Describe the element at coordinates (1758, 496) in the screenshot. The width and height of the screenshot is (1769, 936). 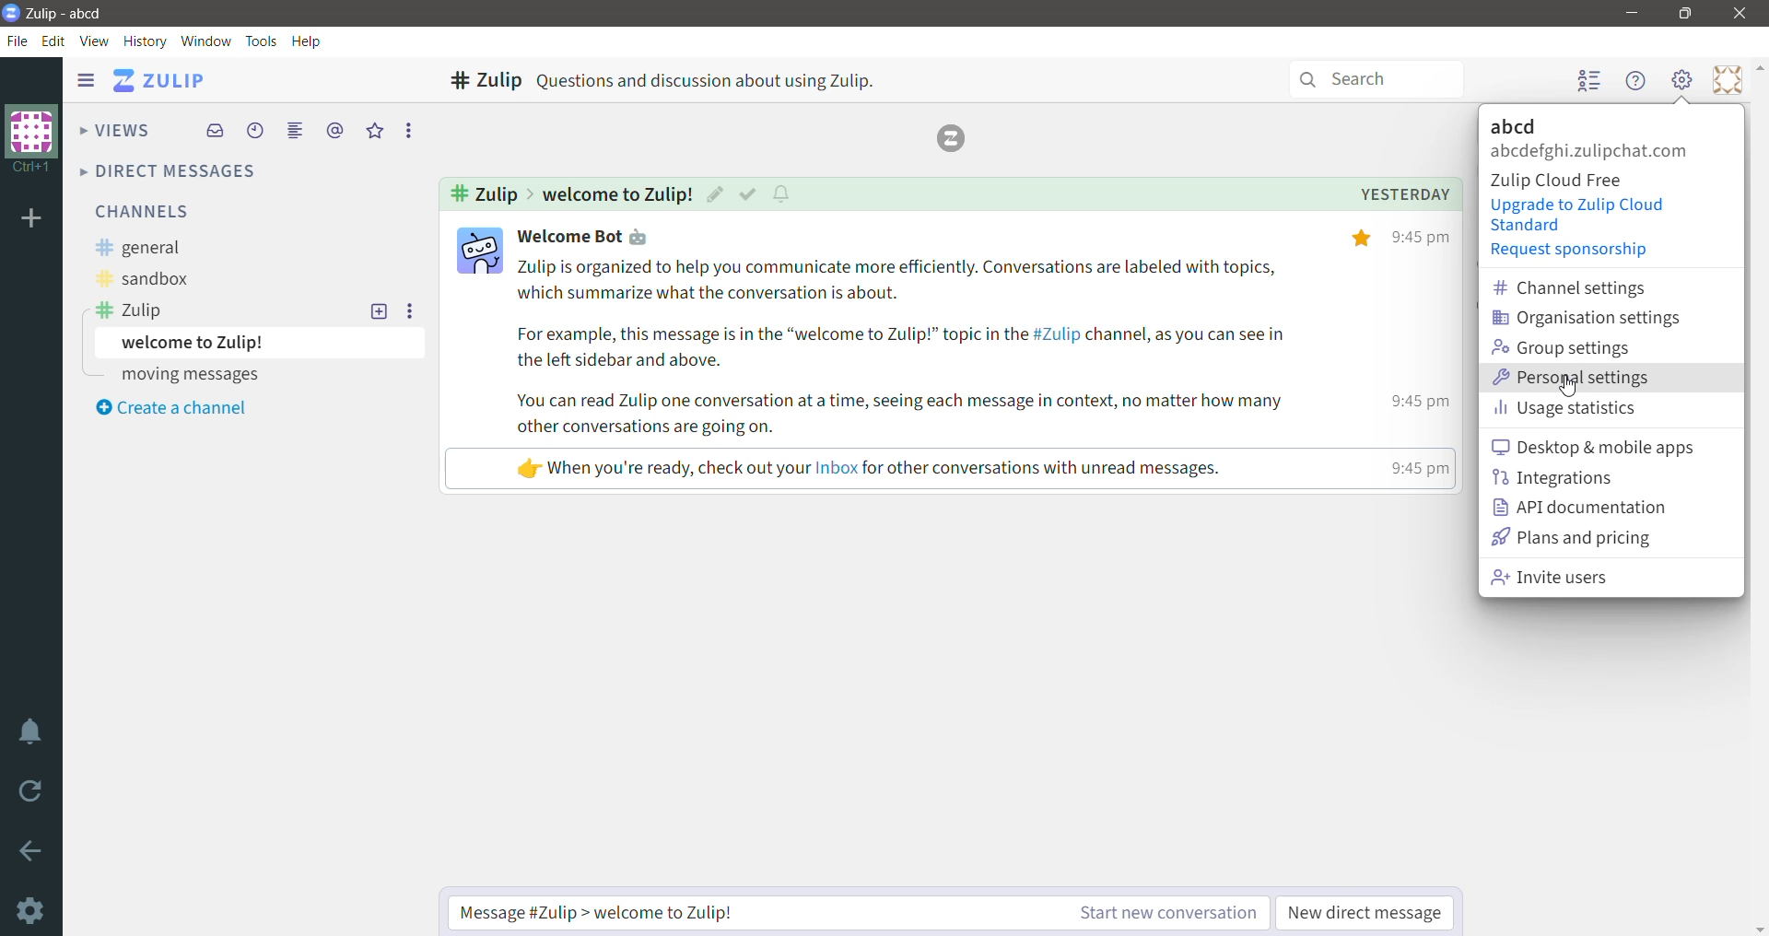
I see `Vertical Scroll Bar` at that location.